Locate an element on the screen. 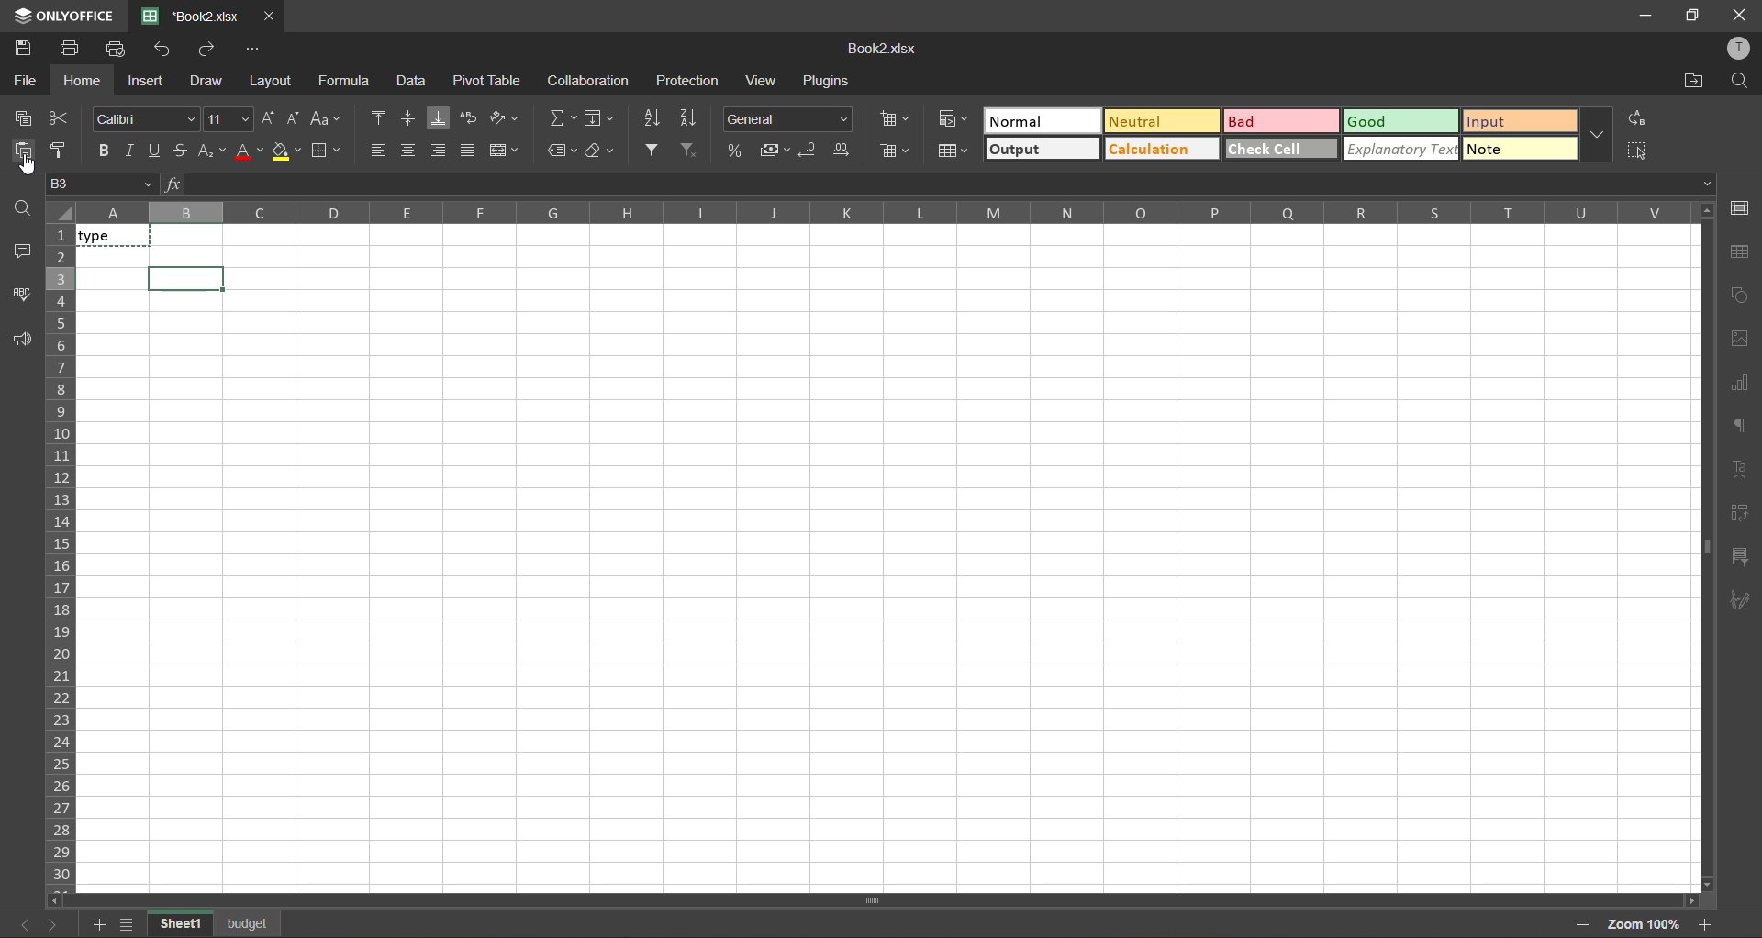  output is located at coordinates (1043, 150).